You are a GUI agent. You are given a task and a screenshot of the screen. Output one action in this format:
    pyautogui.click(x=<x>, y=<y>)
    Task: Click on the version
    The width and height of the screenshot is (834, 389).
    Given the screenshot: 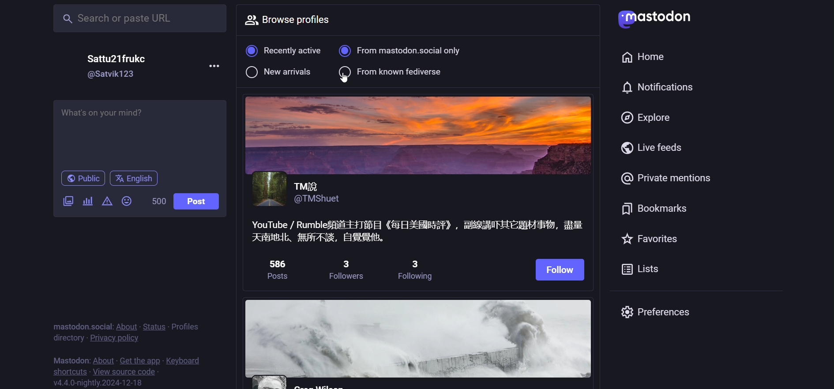 What is the action you would take?
    pyautogui.click(x=98, y=383)
    